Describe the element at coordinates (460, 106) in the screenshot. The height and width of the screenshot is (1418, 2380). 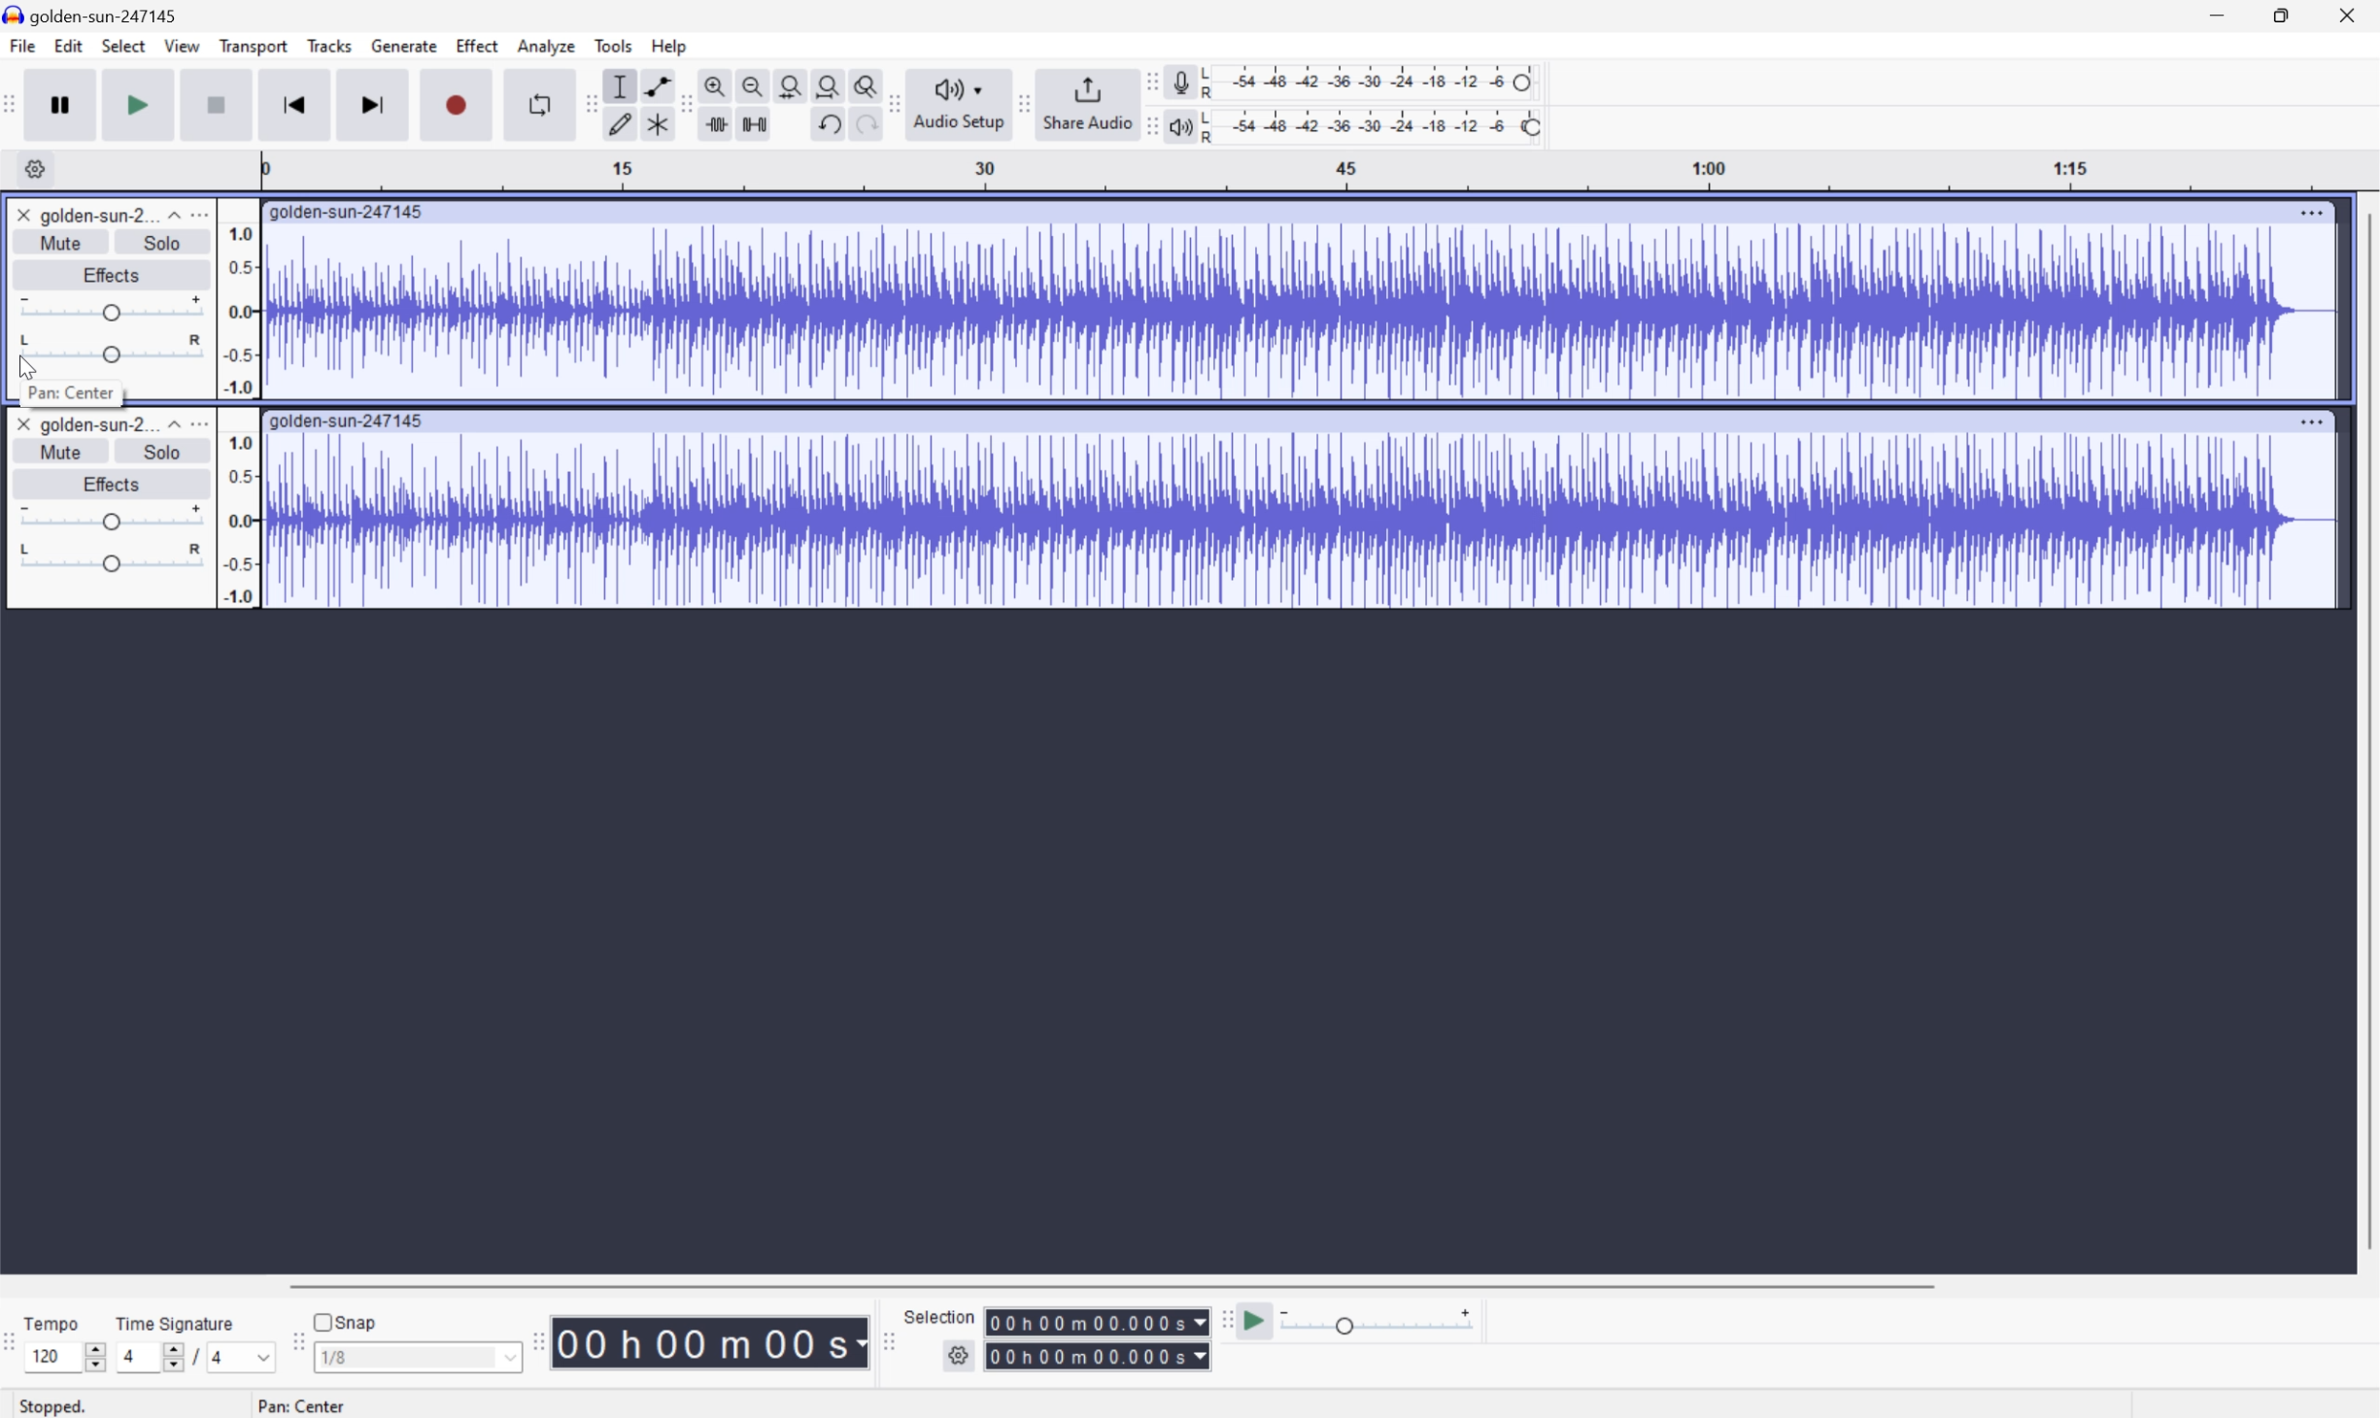
I see `Record / Record new track` at that location.